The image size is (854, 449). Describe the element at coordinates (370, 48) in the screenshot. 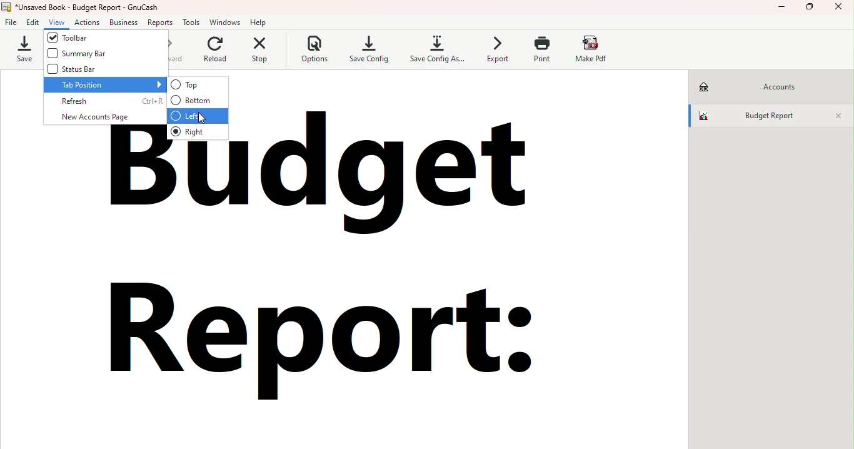

I see `Save config` at that location.